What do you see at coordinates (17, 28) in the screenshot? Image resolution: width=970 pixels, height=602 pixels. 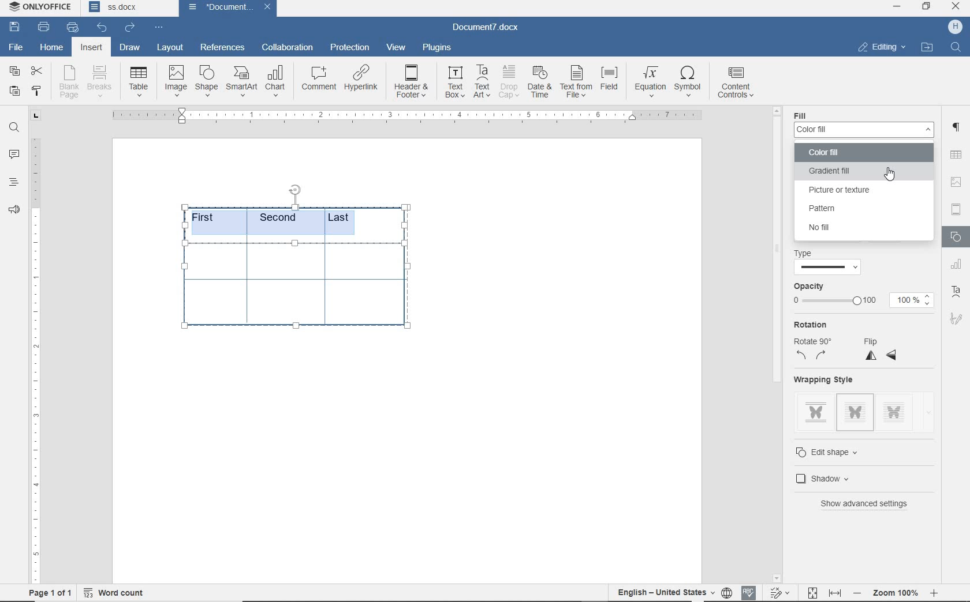 I see `save` at bounding box center [17, 28].